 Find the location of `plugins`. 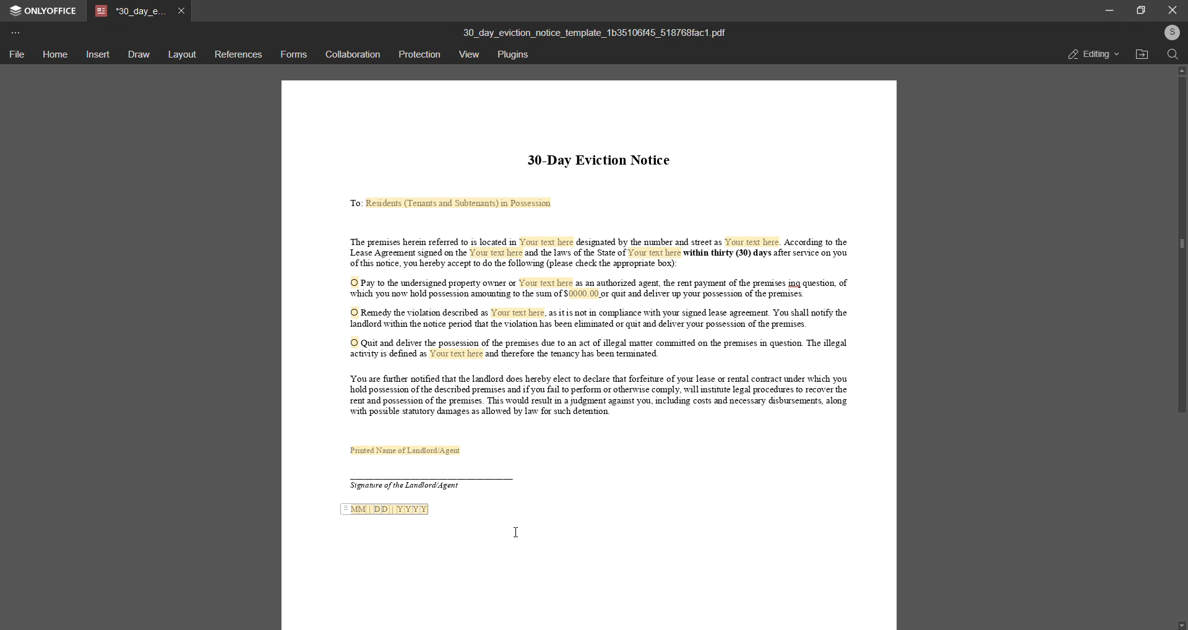

plugins is located at coordinates (517, 56).